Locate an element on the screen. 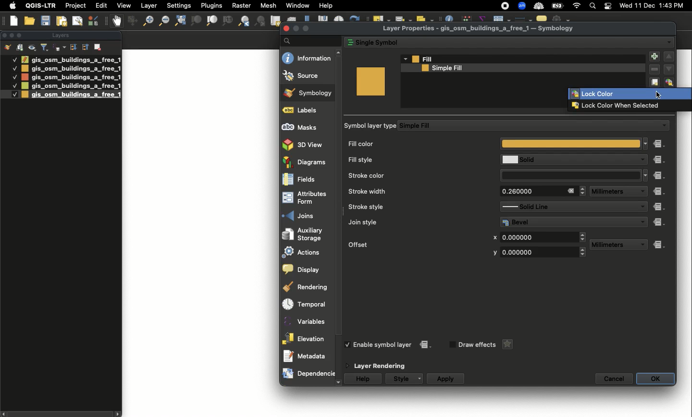 Image resolution: width=692 pixels, height=417 pixels. Offset is located at coordinates (411, 244).